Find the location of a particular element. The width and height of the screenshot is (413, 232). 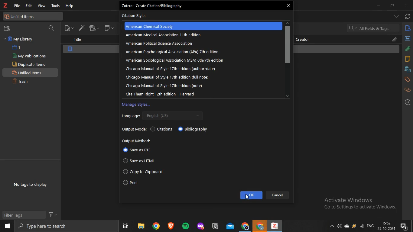

related is located at coordinates (407, 90).